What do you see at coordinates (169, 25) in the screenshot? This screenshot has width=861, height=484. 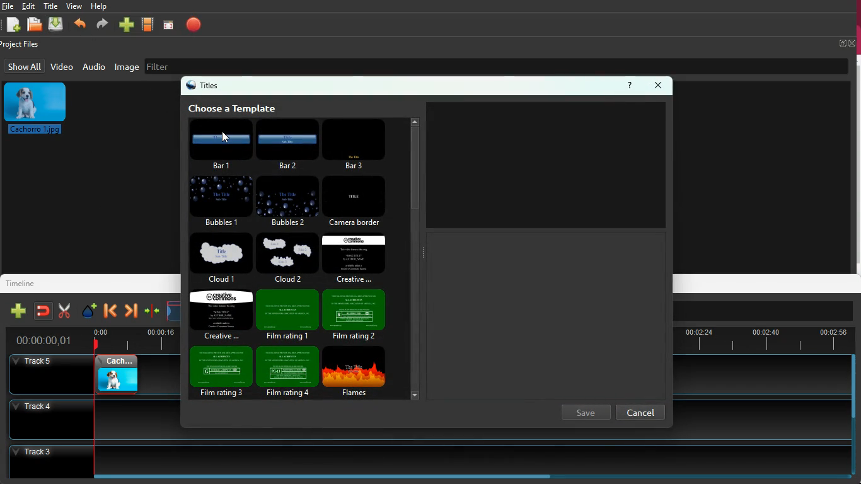 I see `focus` at bounding box center [169, 25].